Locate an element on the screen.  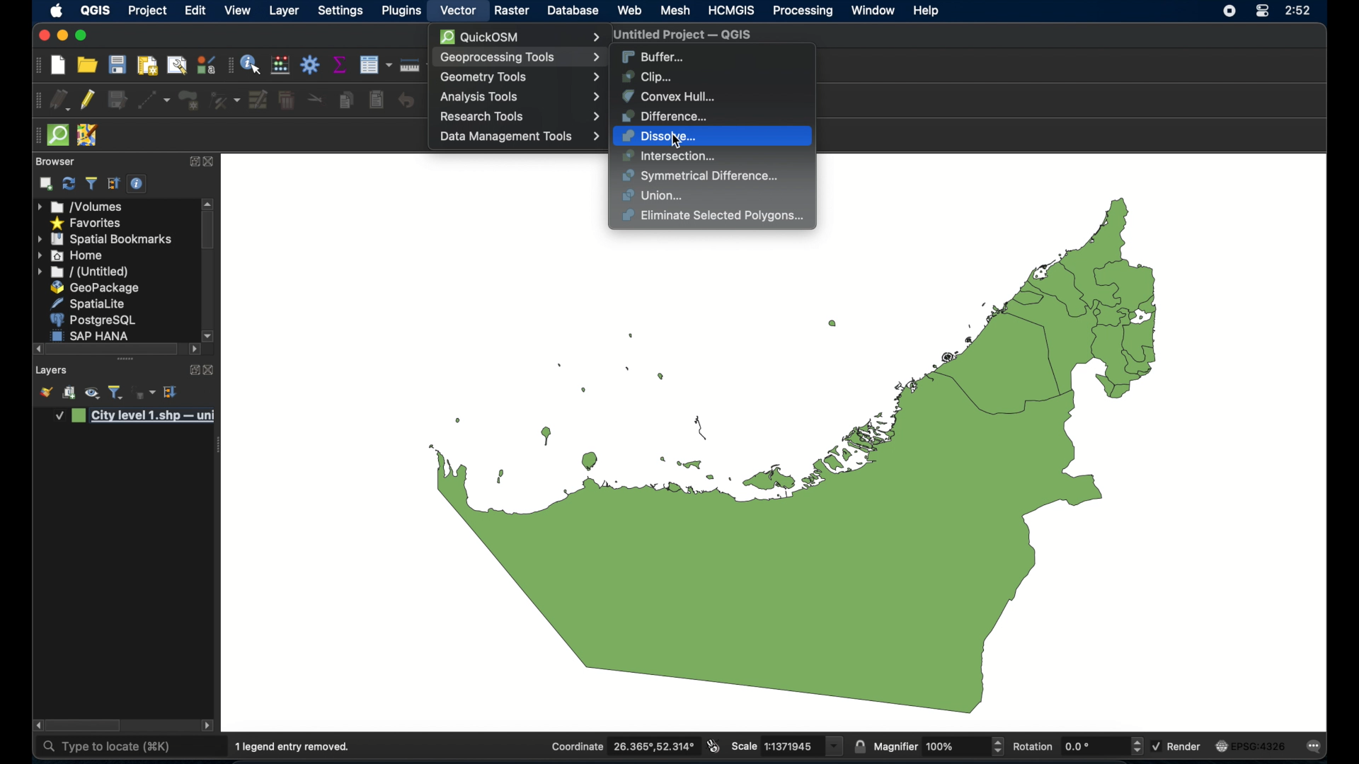
identify feature is located at coordinates (252, 65).